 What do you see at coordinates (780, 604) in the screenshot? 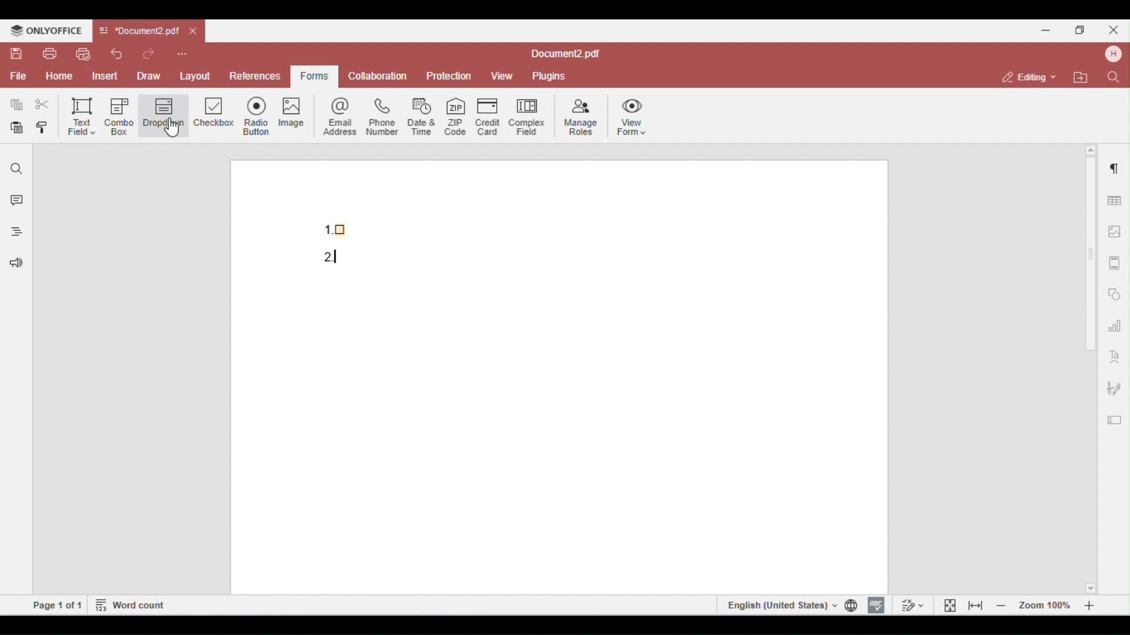
I see `set text language` at bounding box center [780, 604].